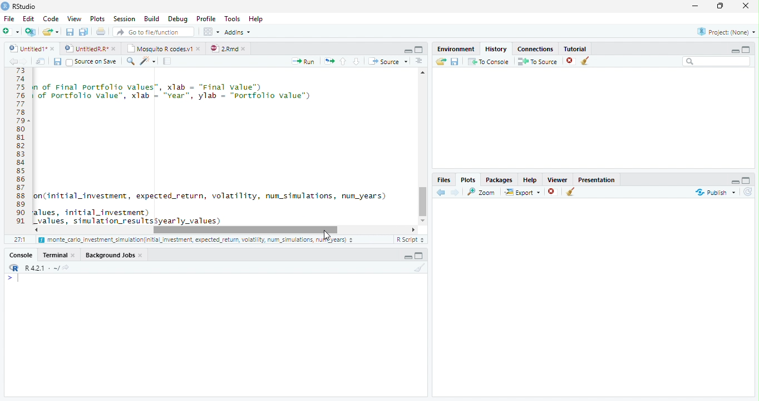 This screenshot has height=401, width=759. Describe the element at coordinates (304, 61) in the screenshot. I see `Run` at that location.